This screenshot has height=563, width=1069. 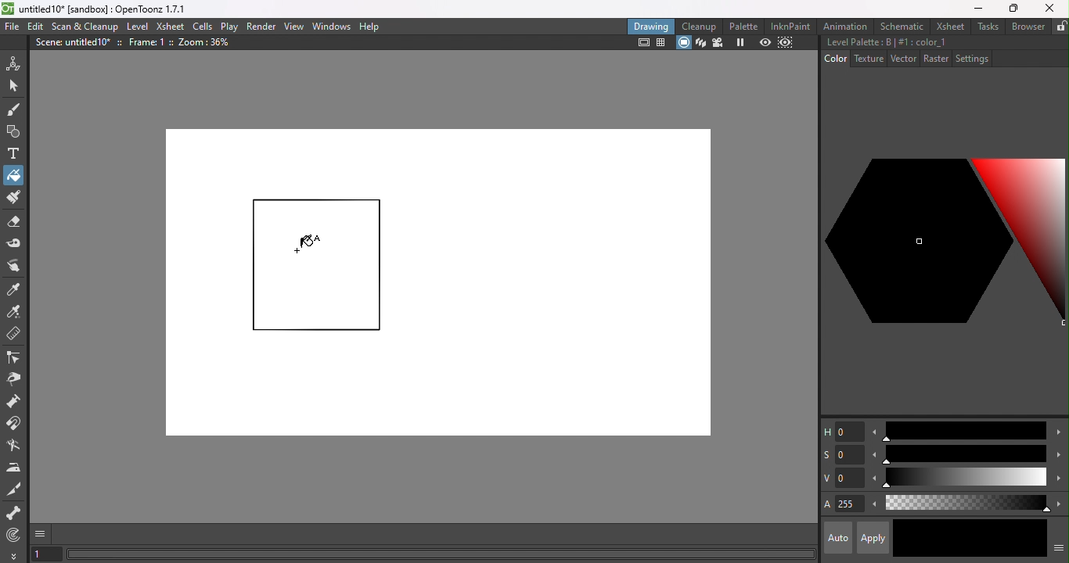 What do you see at coordinates (874, 432) in the screenshot?
I see `Decrease` at bounding box center [874, 432].